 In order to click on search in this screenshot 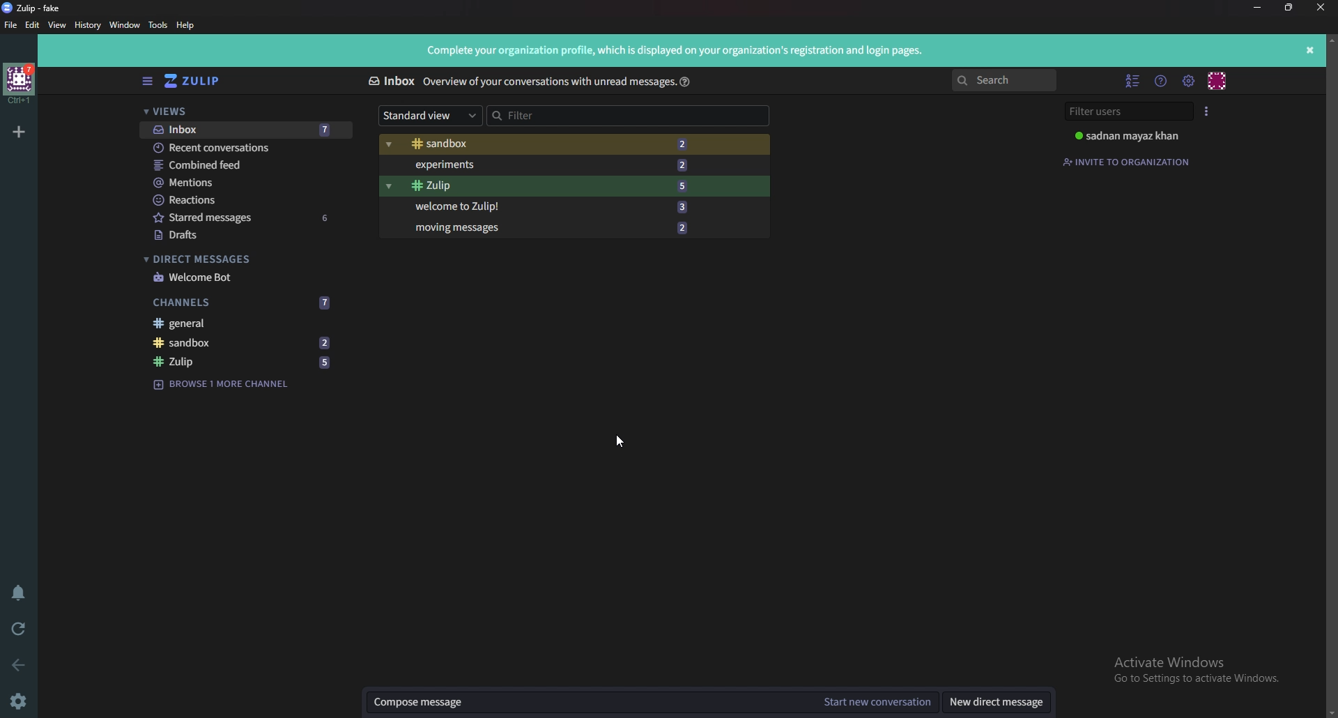, I will do `click(1007, 80)`.